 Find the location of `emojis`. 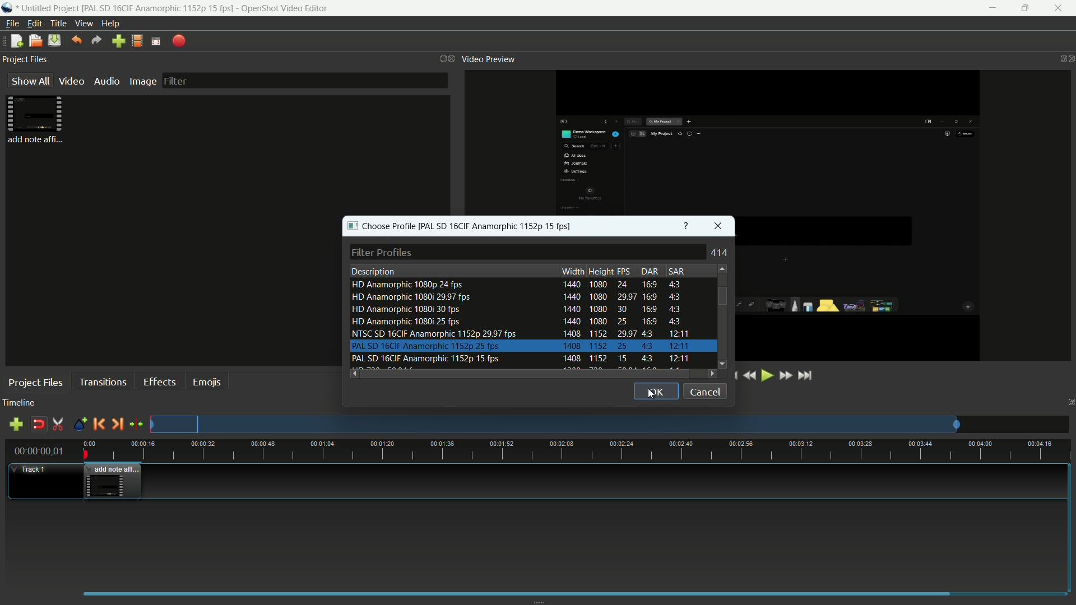

emojis is located at coordinates (207, 381).